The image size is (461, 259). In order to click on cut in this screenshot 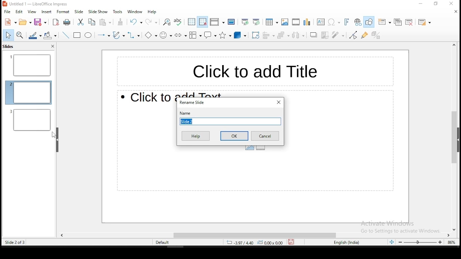, I will do `click(81, 22)`.